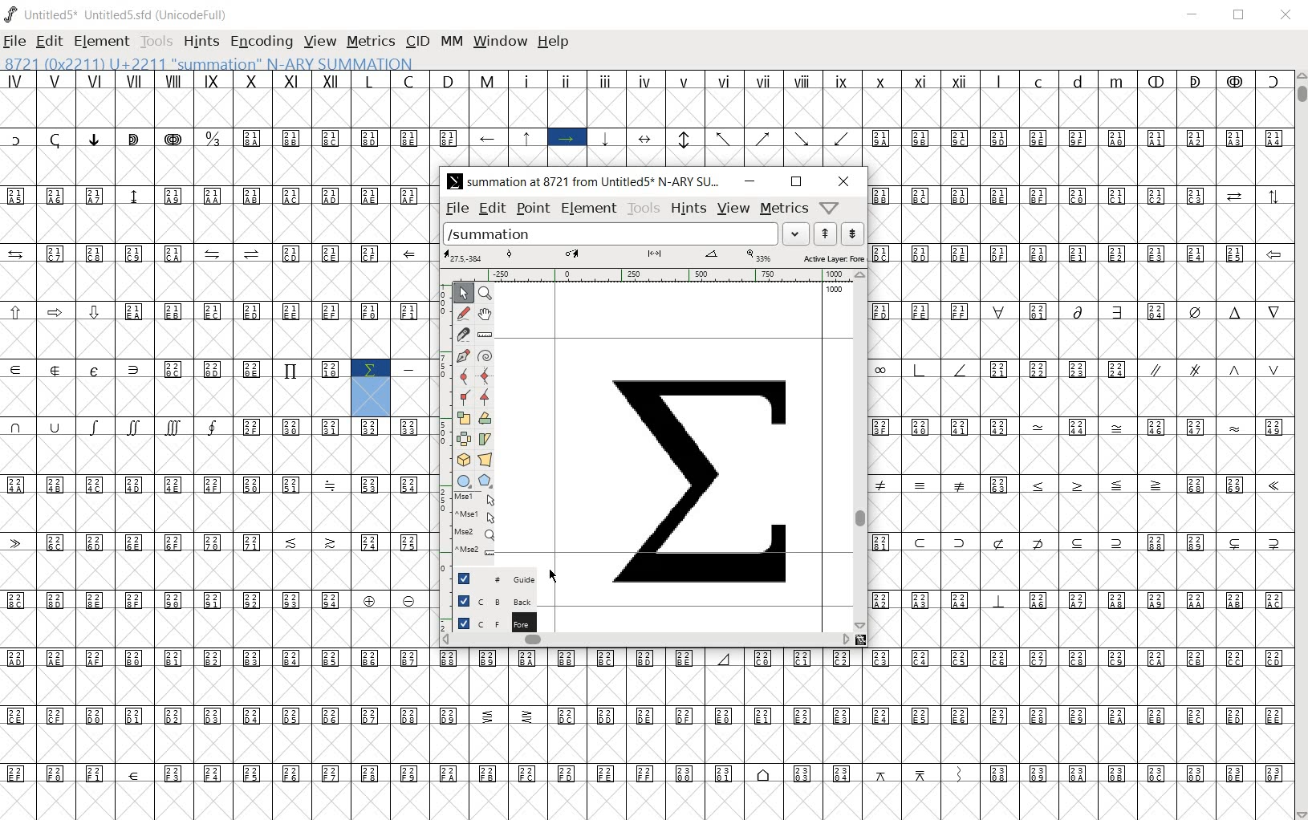 The image size is (1308, 820). I want to click on view, so click(733, 207).